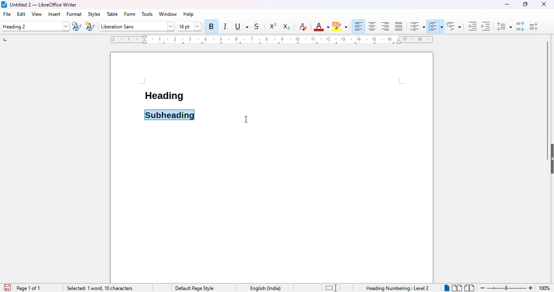 This screenshot has width=554, height=292. Describe the element at coordinates (94, 14) in the screenshot. I see `styles` at that location.